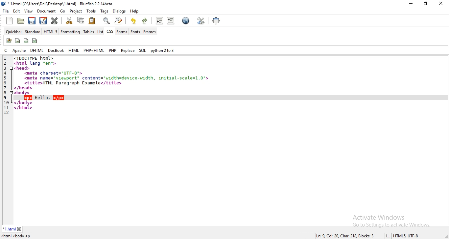 This screenshot has width=449, height=239. Describe the element at coordinates (44, 98) in the screenshot. I see `added "<p> Hello. </p>"` at that location.